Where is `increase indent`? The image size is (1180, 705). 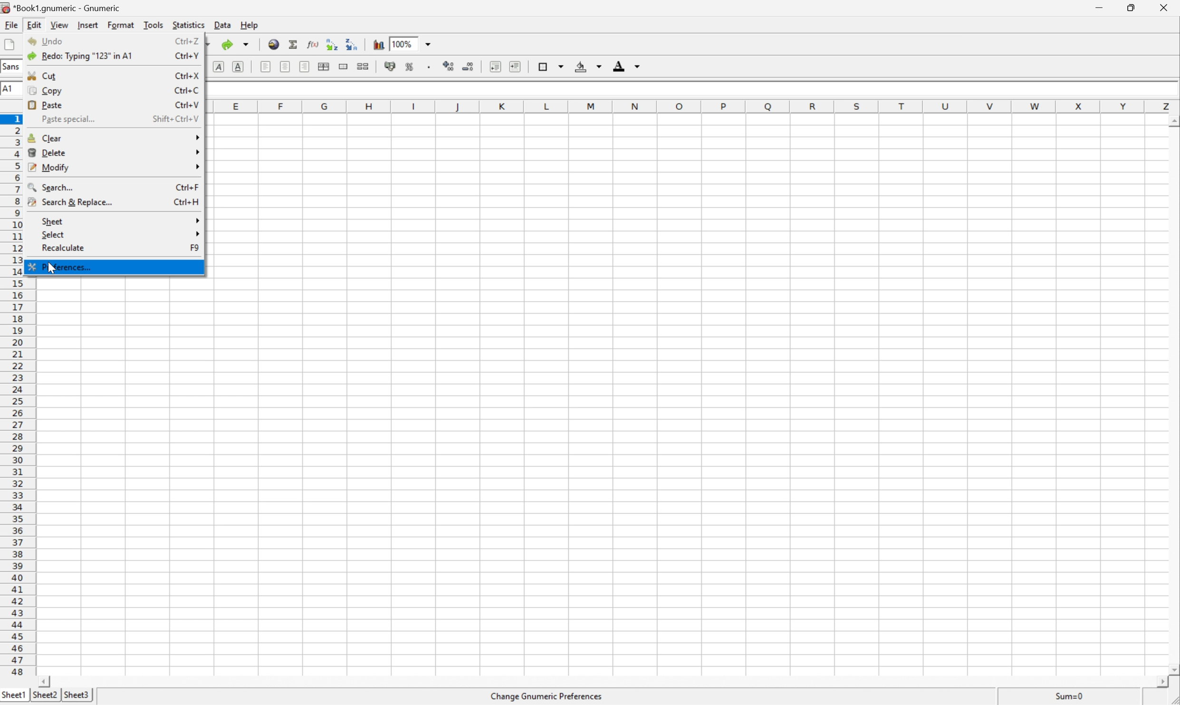 increase indent is located at coordinates (516, 67).